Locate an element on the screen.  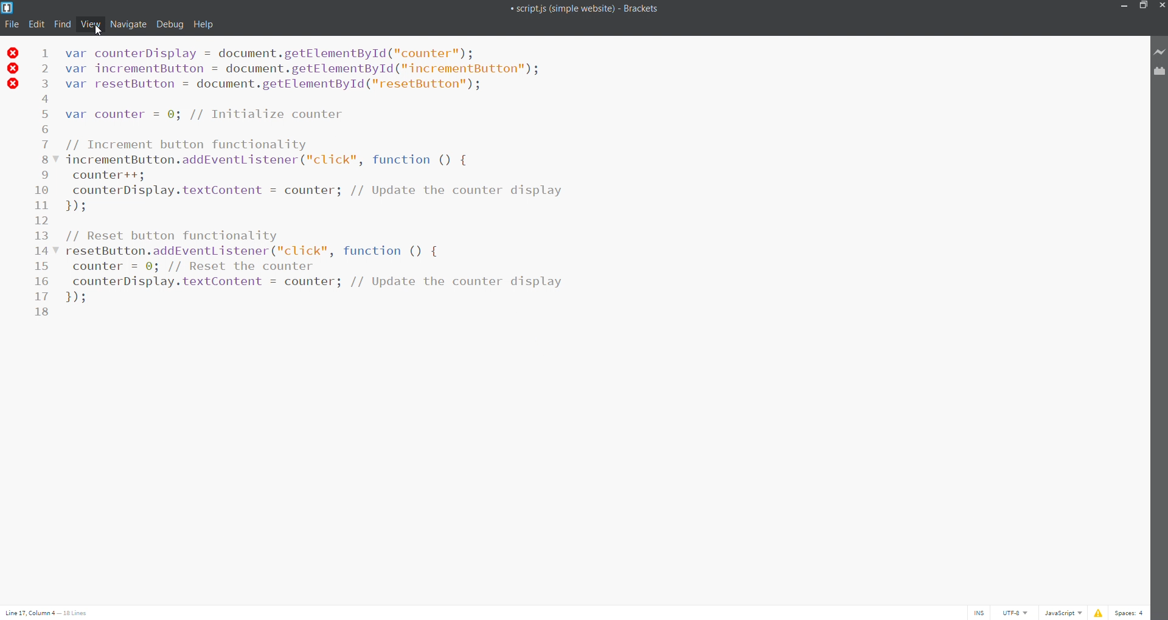
view is located at coordinates (90, 22).